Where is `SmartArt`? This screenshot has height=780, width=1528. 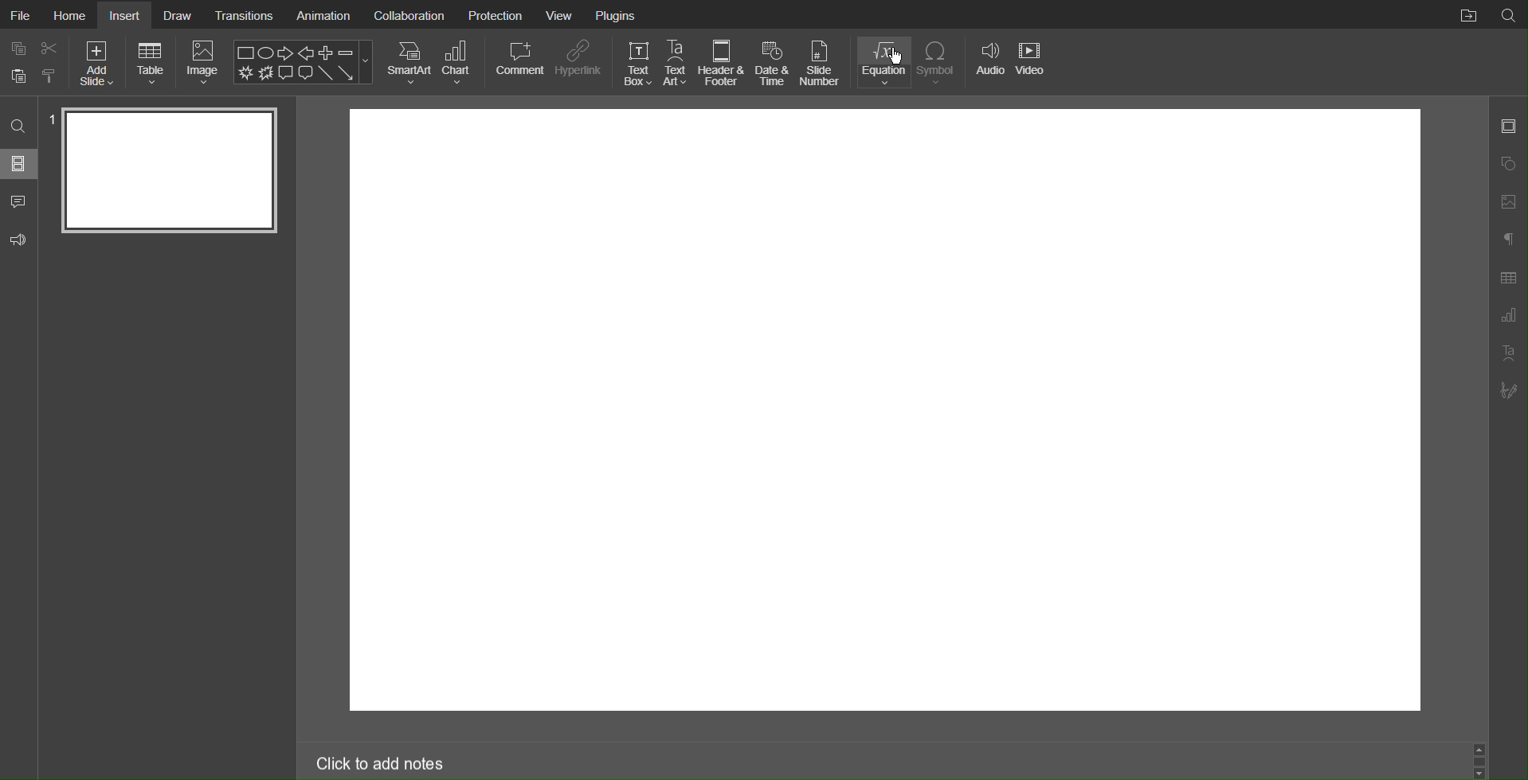
SmartArt is located at coordinates (410, 62).